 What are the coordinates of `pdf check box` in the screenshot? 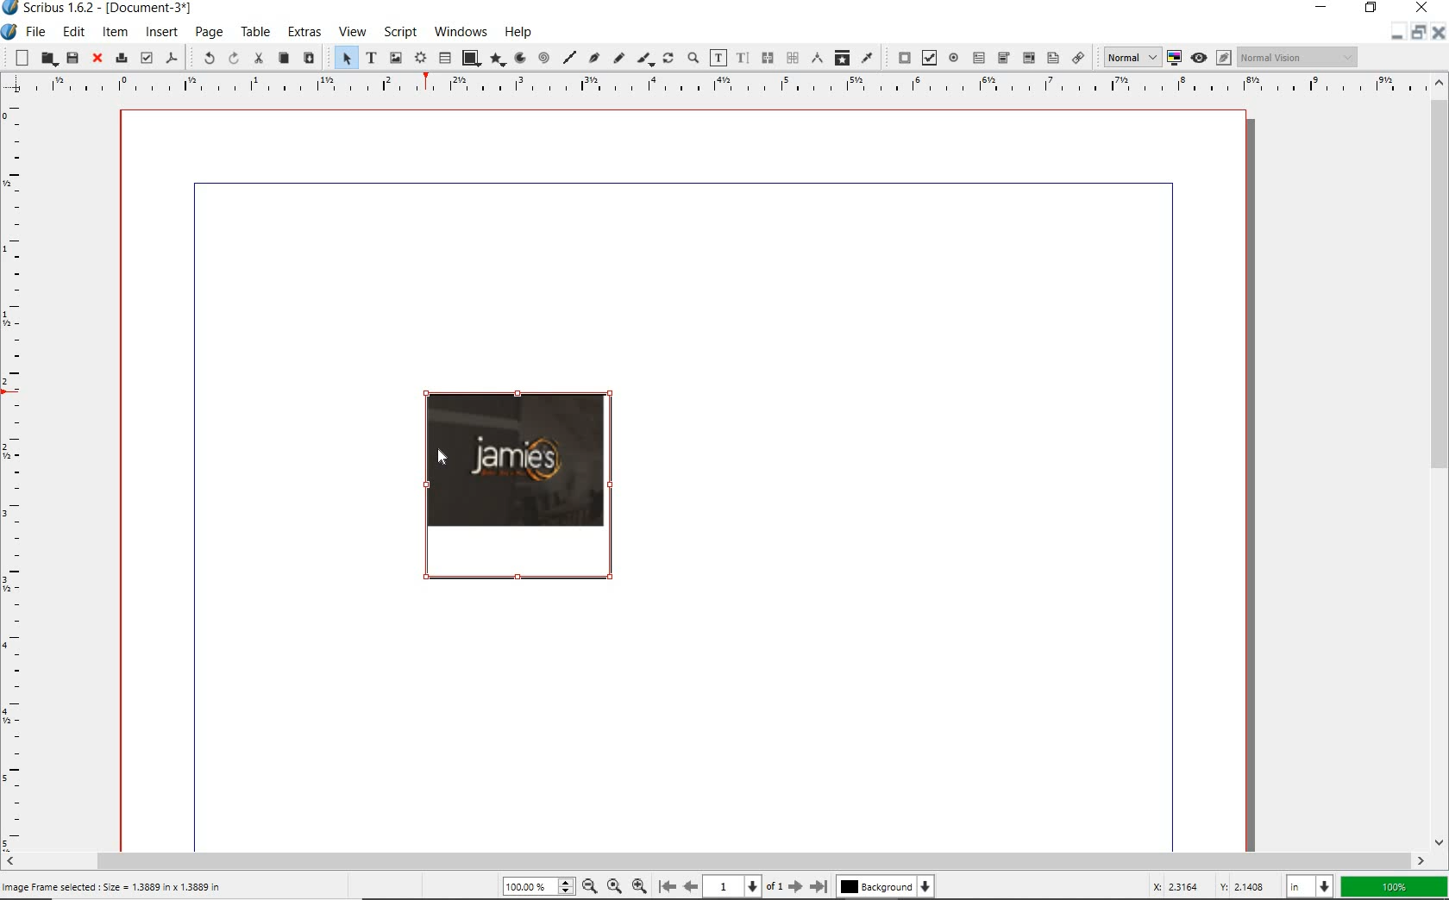 It's located at (927, 57).